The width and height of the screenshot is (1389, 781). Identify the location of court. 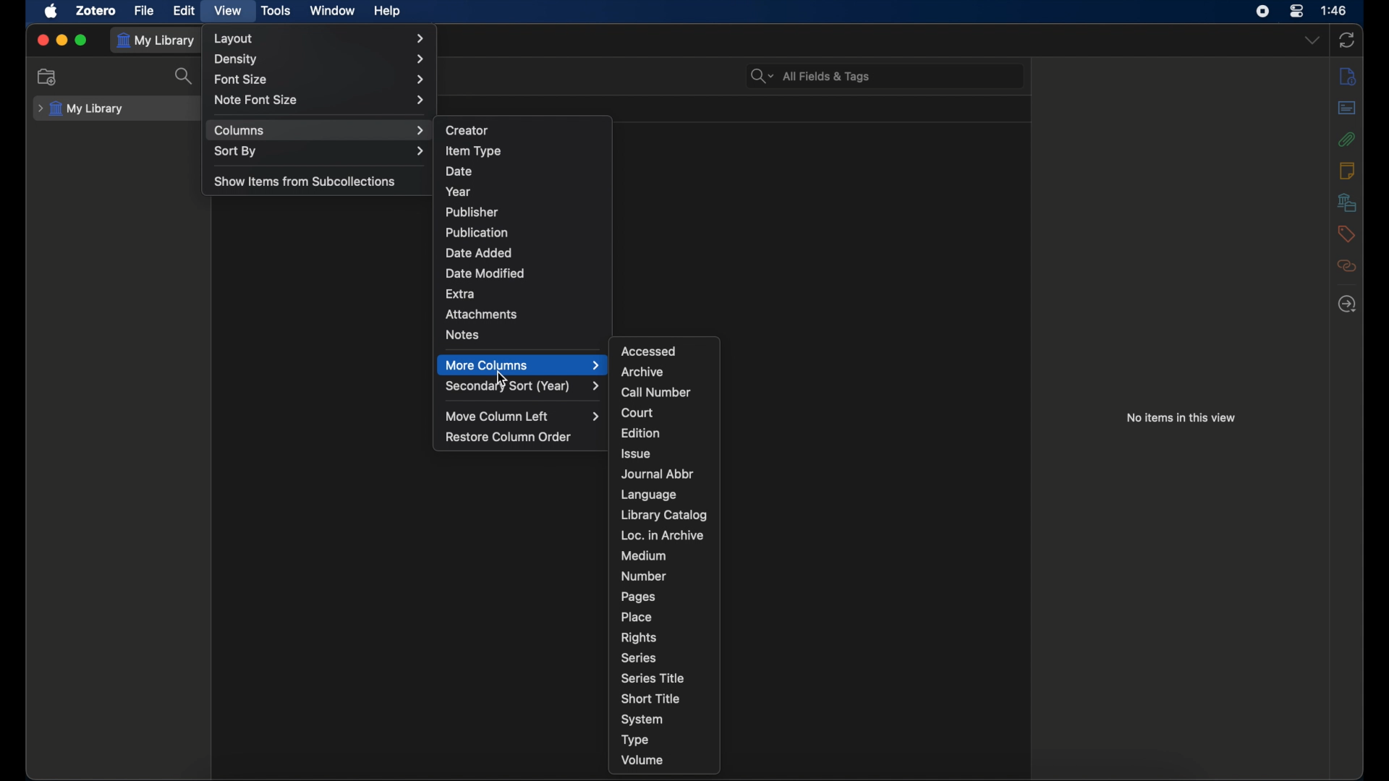
(638, 412).